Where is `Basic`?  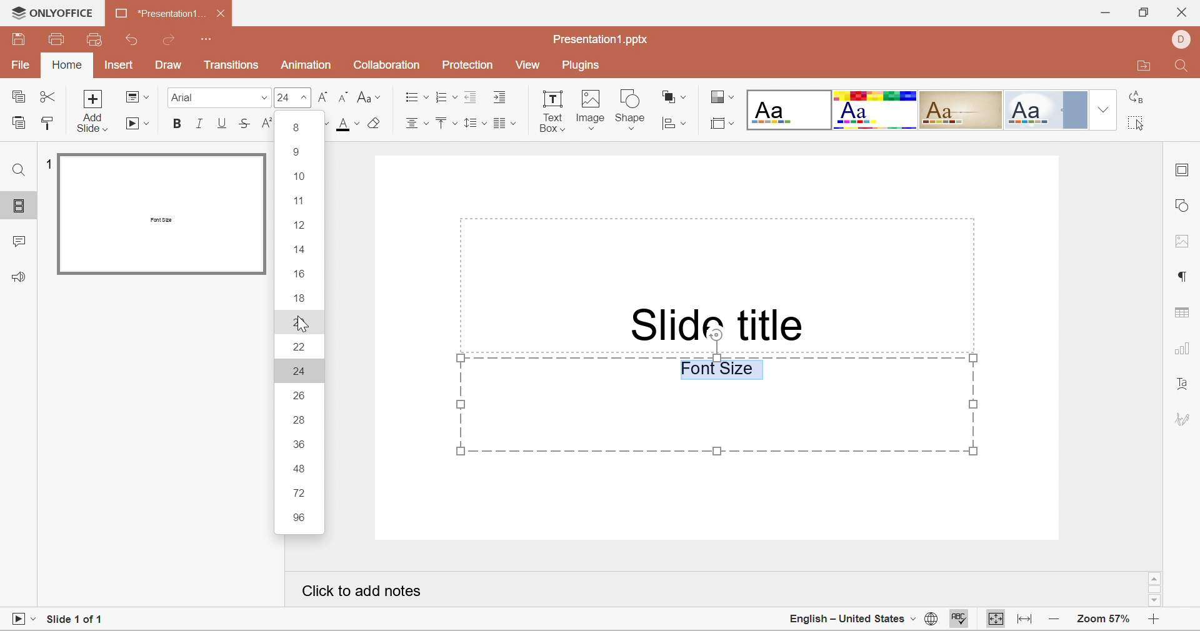 Basic is located at coordinates (876, 111).